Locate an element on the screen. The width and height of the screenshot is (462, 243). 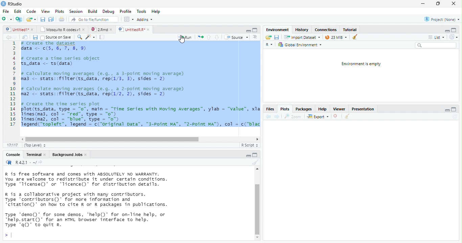
next is located at coordinates (16, 37).